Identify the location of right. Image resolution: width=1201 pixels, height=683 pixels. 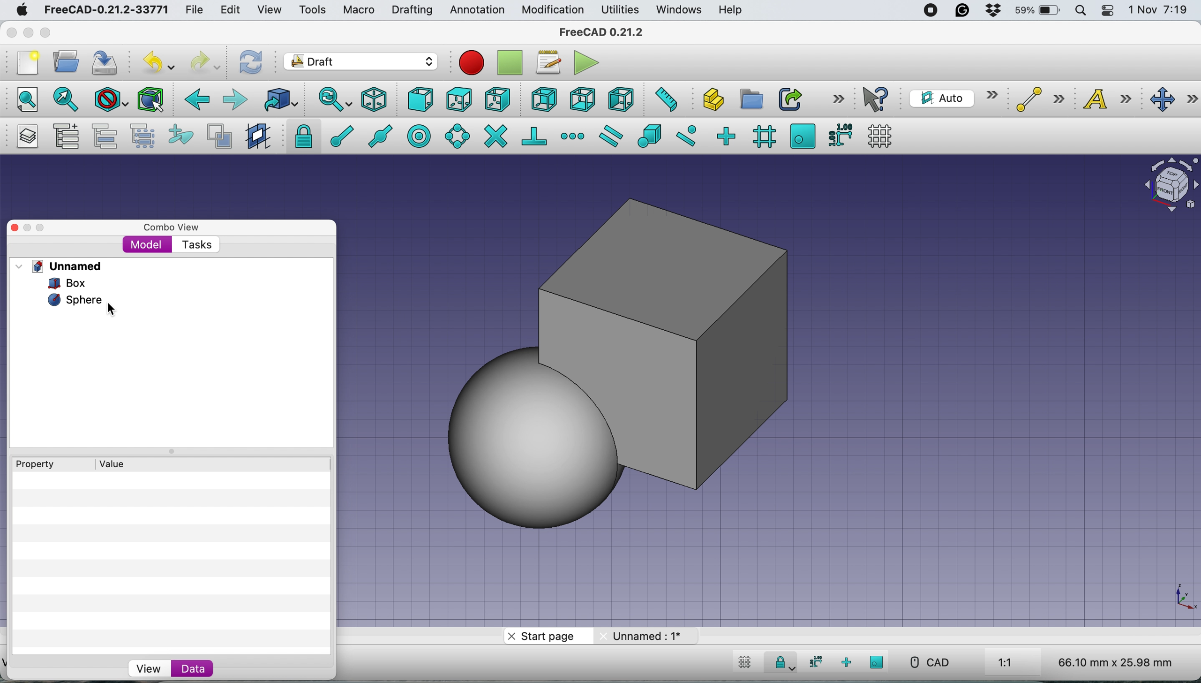
(498, 99).